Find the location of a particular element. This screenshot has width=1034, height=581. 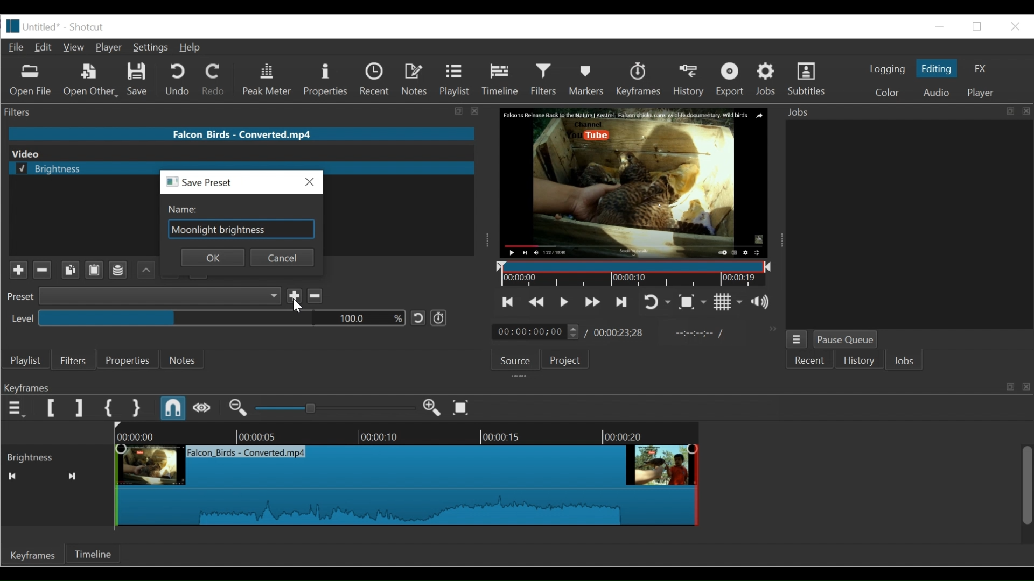

Save is located at coordinates (137, 80).